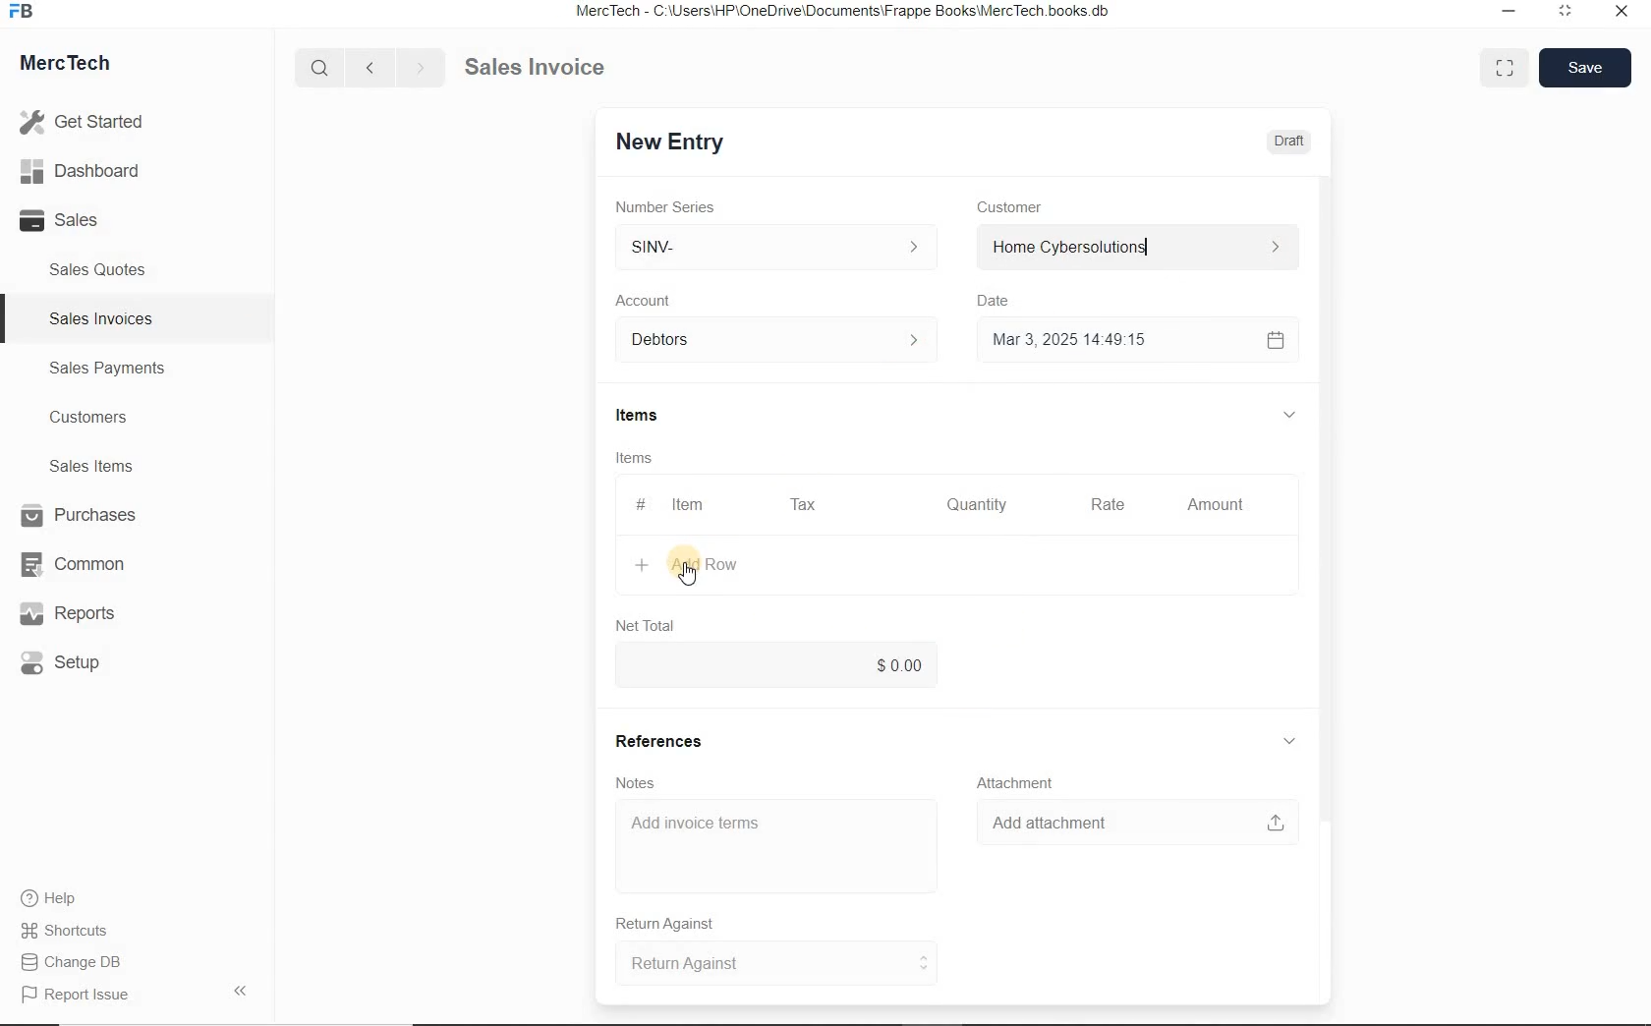 This screenshot has width=1651, height=1026. Describe the element at coordinates (648, 301) in the screenshot. I see `Account` at that location.